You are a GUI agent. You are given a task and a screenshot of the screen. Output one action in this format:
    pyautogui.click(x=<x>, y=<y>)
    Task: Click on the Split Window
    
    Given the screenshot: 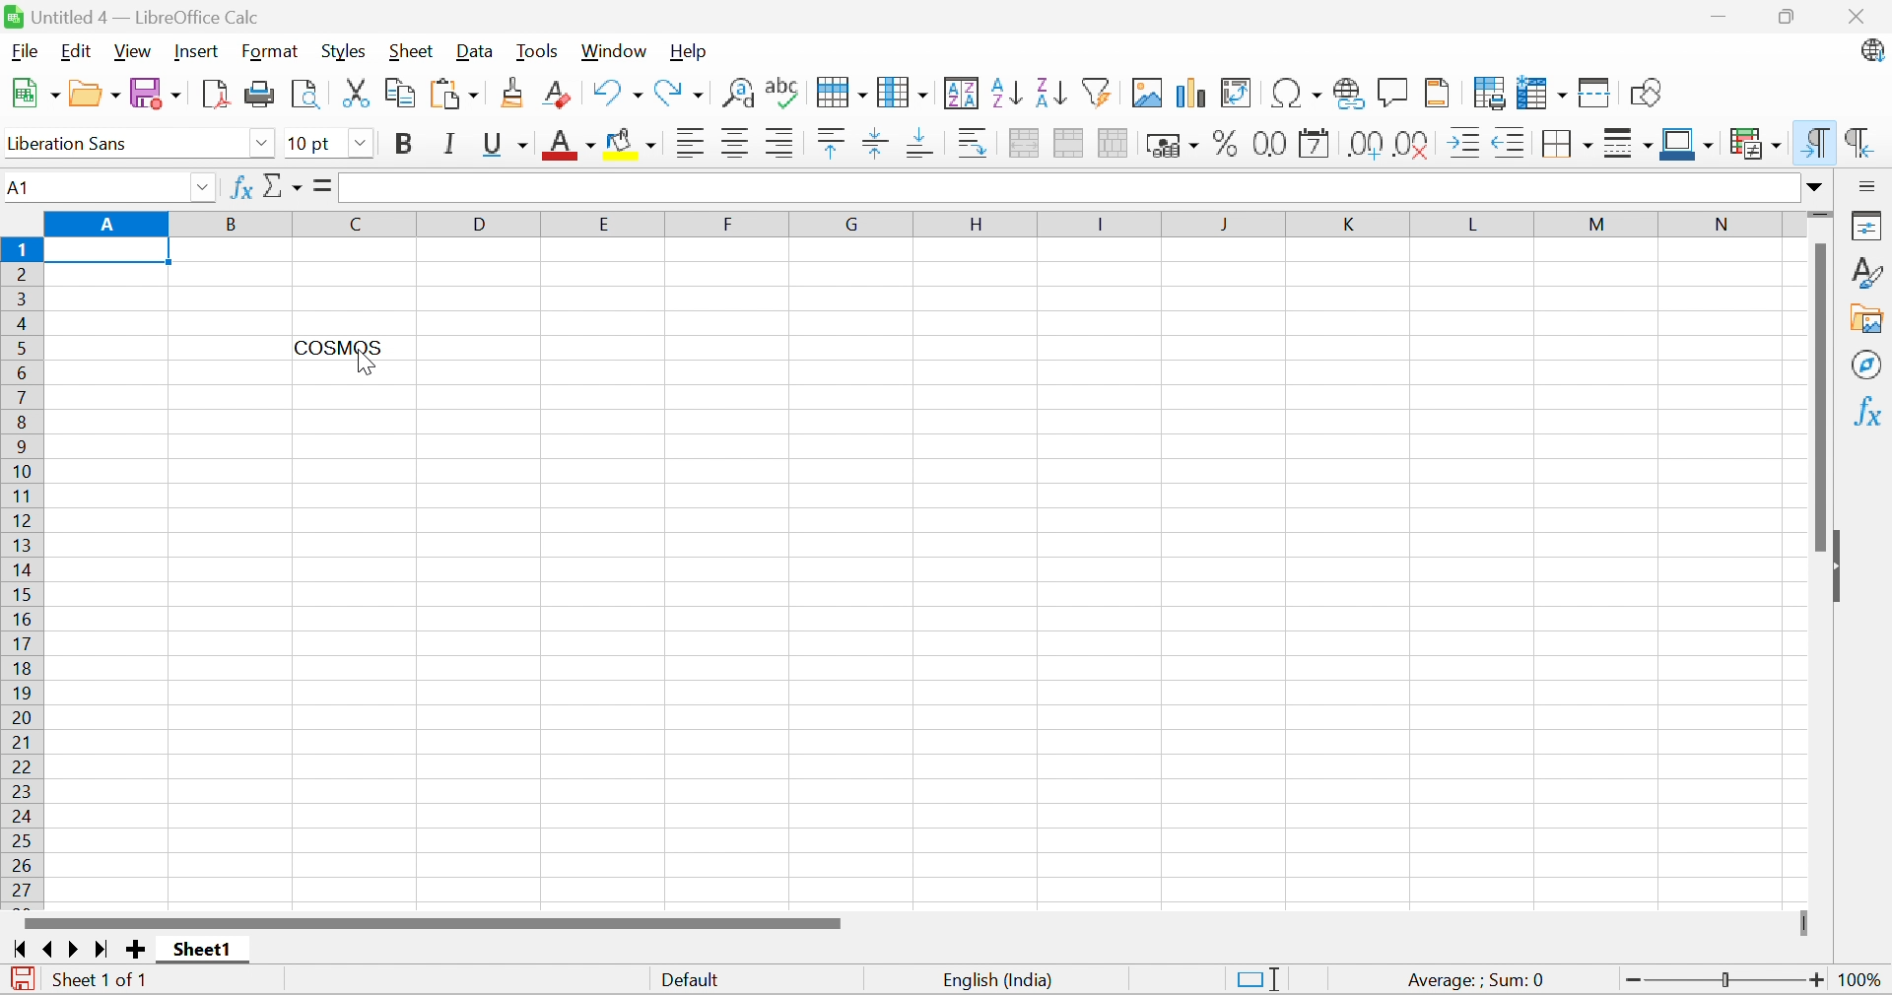 What is the action you would take?
    pyautogui.click(x=1597, y=94)
    